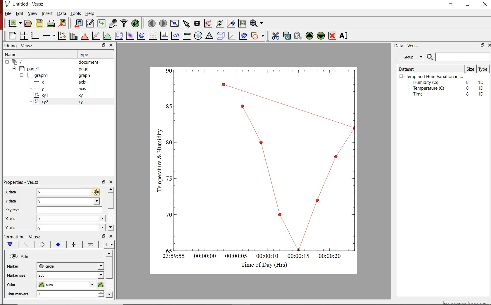 Image resolution: width=491 pixels, height=305 pixels. What do you see at coordinates (434, 77) in the screenshot?
I see `Temp and Hum Variation in ...` at bounding box center [434, 77].